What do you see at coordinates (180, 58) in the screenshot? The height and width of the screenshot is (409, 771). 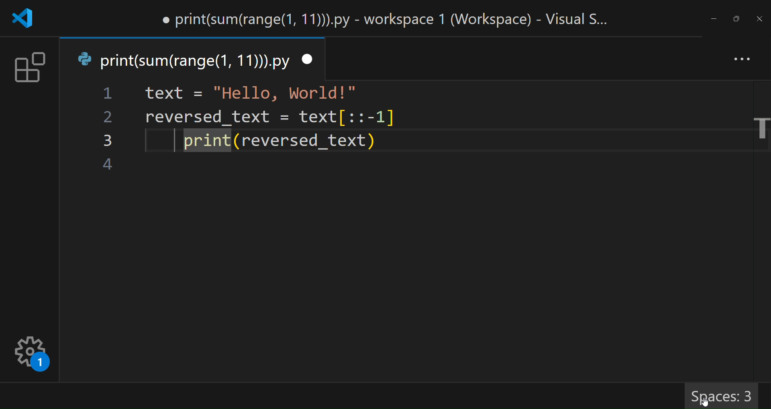 I see `tab name` at bounding box center [180, 58].